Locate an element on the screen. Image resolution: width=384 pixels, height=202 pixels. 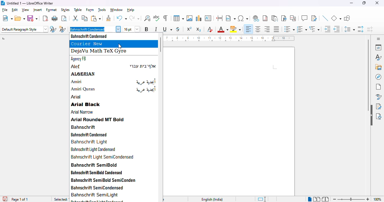
hide is located at coordinates (371, 115).